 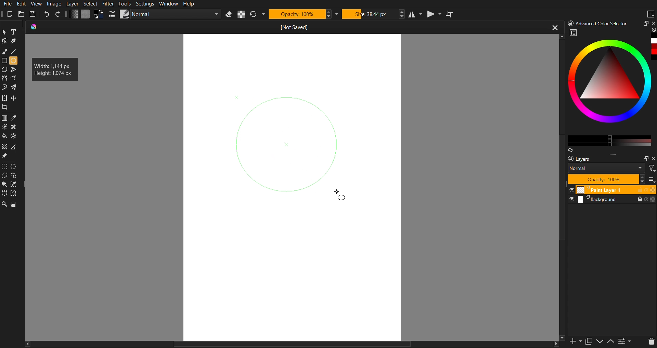 What do you see at coordinates (4, 204) in the screenshot?
I see `Zoom ` at bounding box center [4, 204].